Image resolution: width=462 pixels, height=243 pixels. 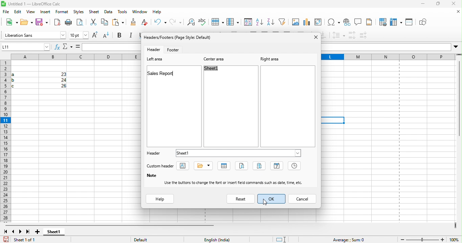 I want to click on tools, so click(x=122, y=13).